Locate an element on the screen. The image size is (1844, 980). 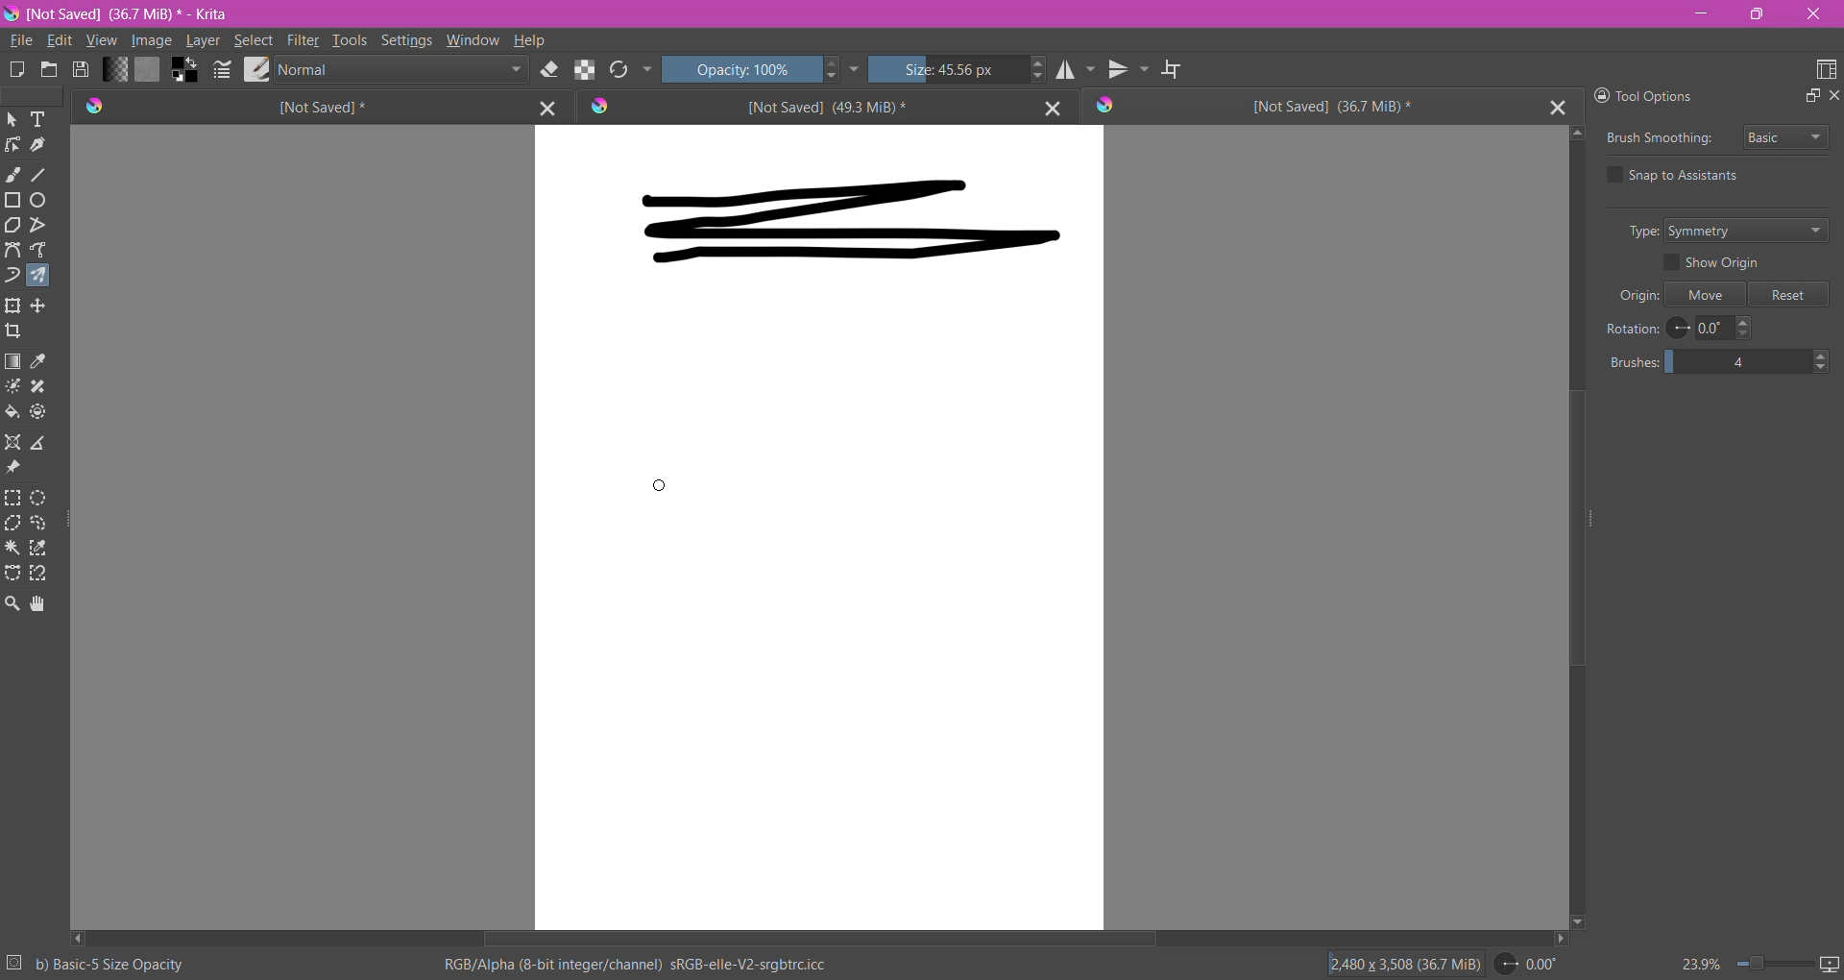
Close Tab is located at coordinates (1559, 107).